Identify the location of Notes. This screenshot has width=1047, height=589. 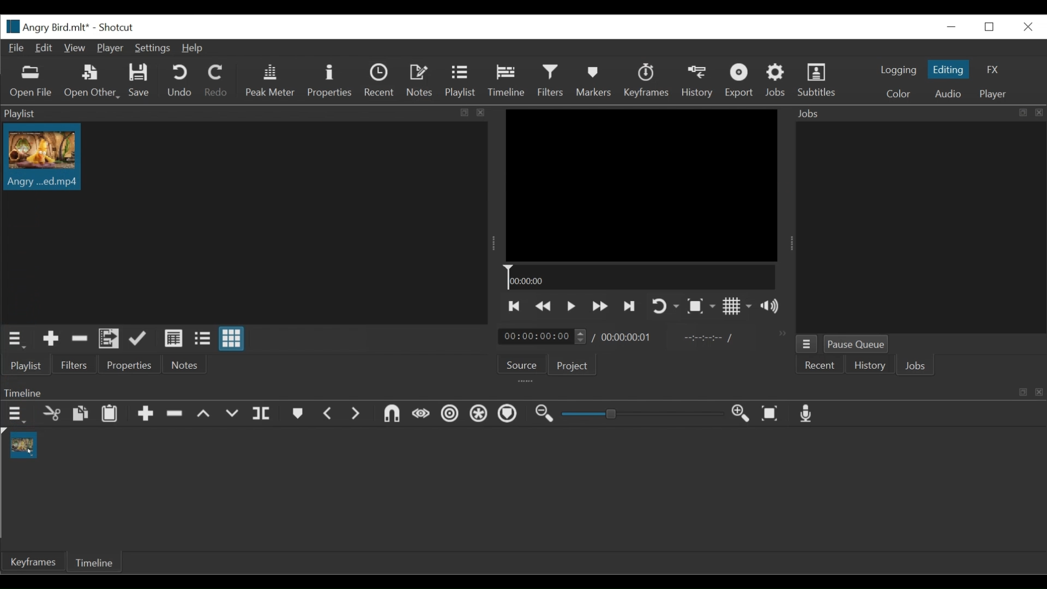
(420, 79).